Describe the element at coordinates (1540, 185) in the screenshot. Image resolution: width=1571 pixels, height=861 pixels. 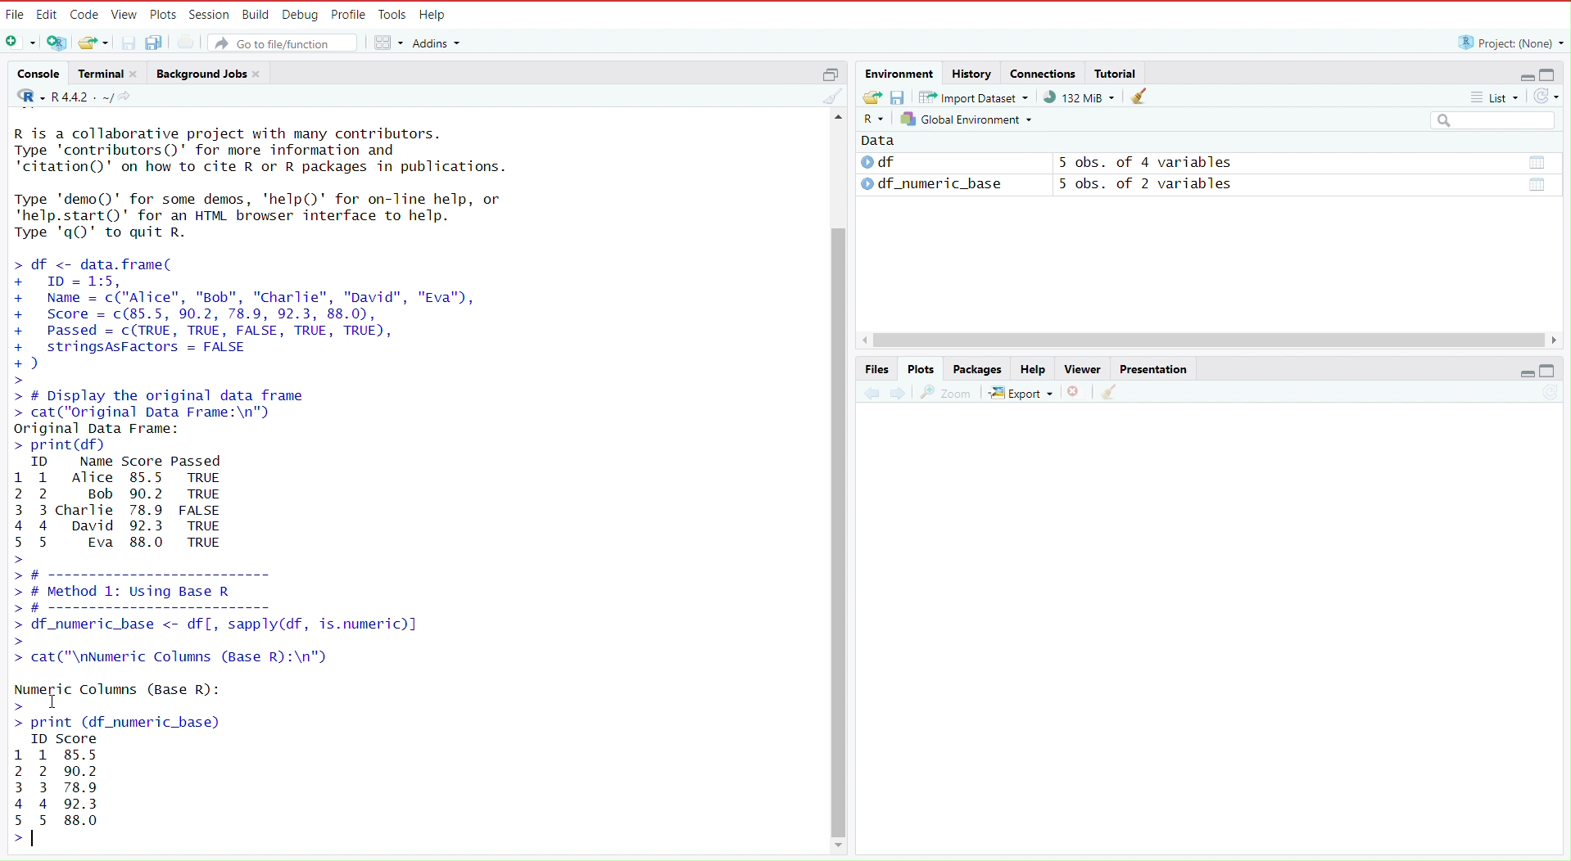
I see `table` at that location.